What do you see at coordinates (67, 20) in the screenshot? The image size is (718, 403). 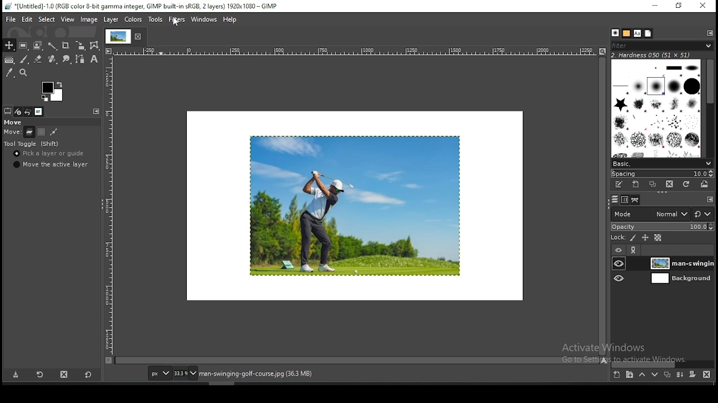 I see `view` at bounding box center [67, 20].